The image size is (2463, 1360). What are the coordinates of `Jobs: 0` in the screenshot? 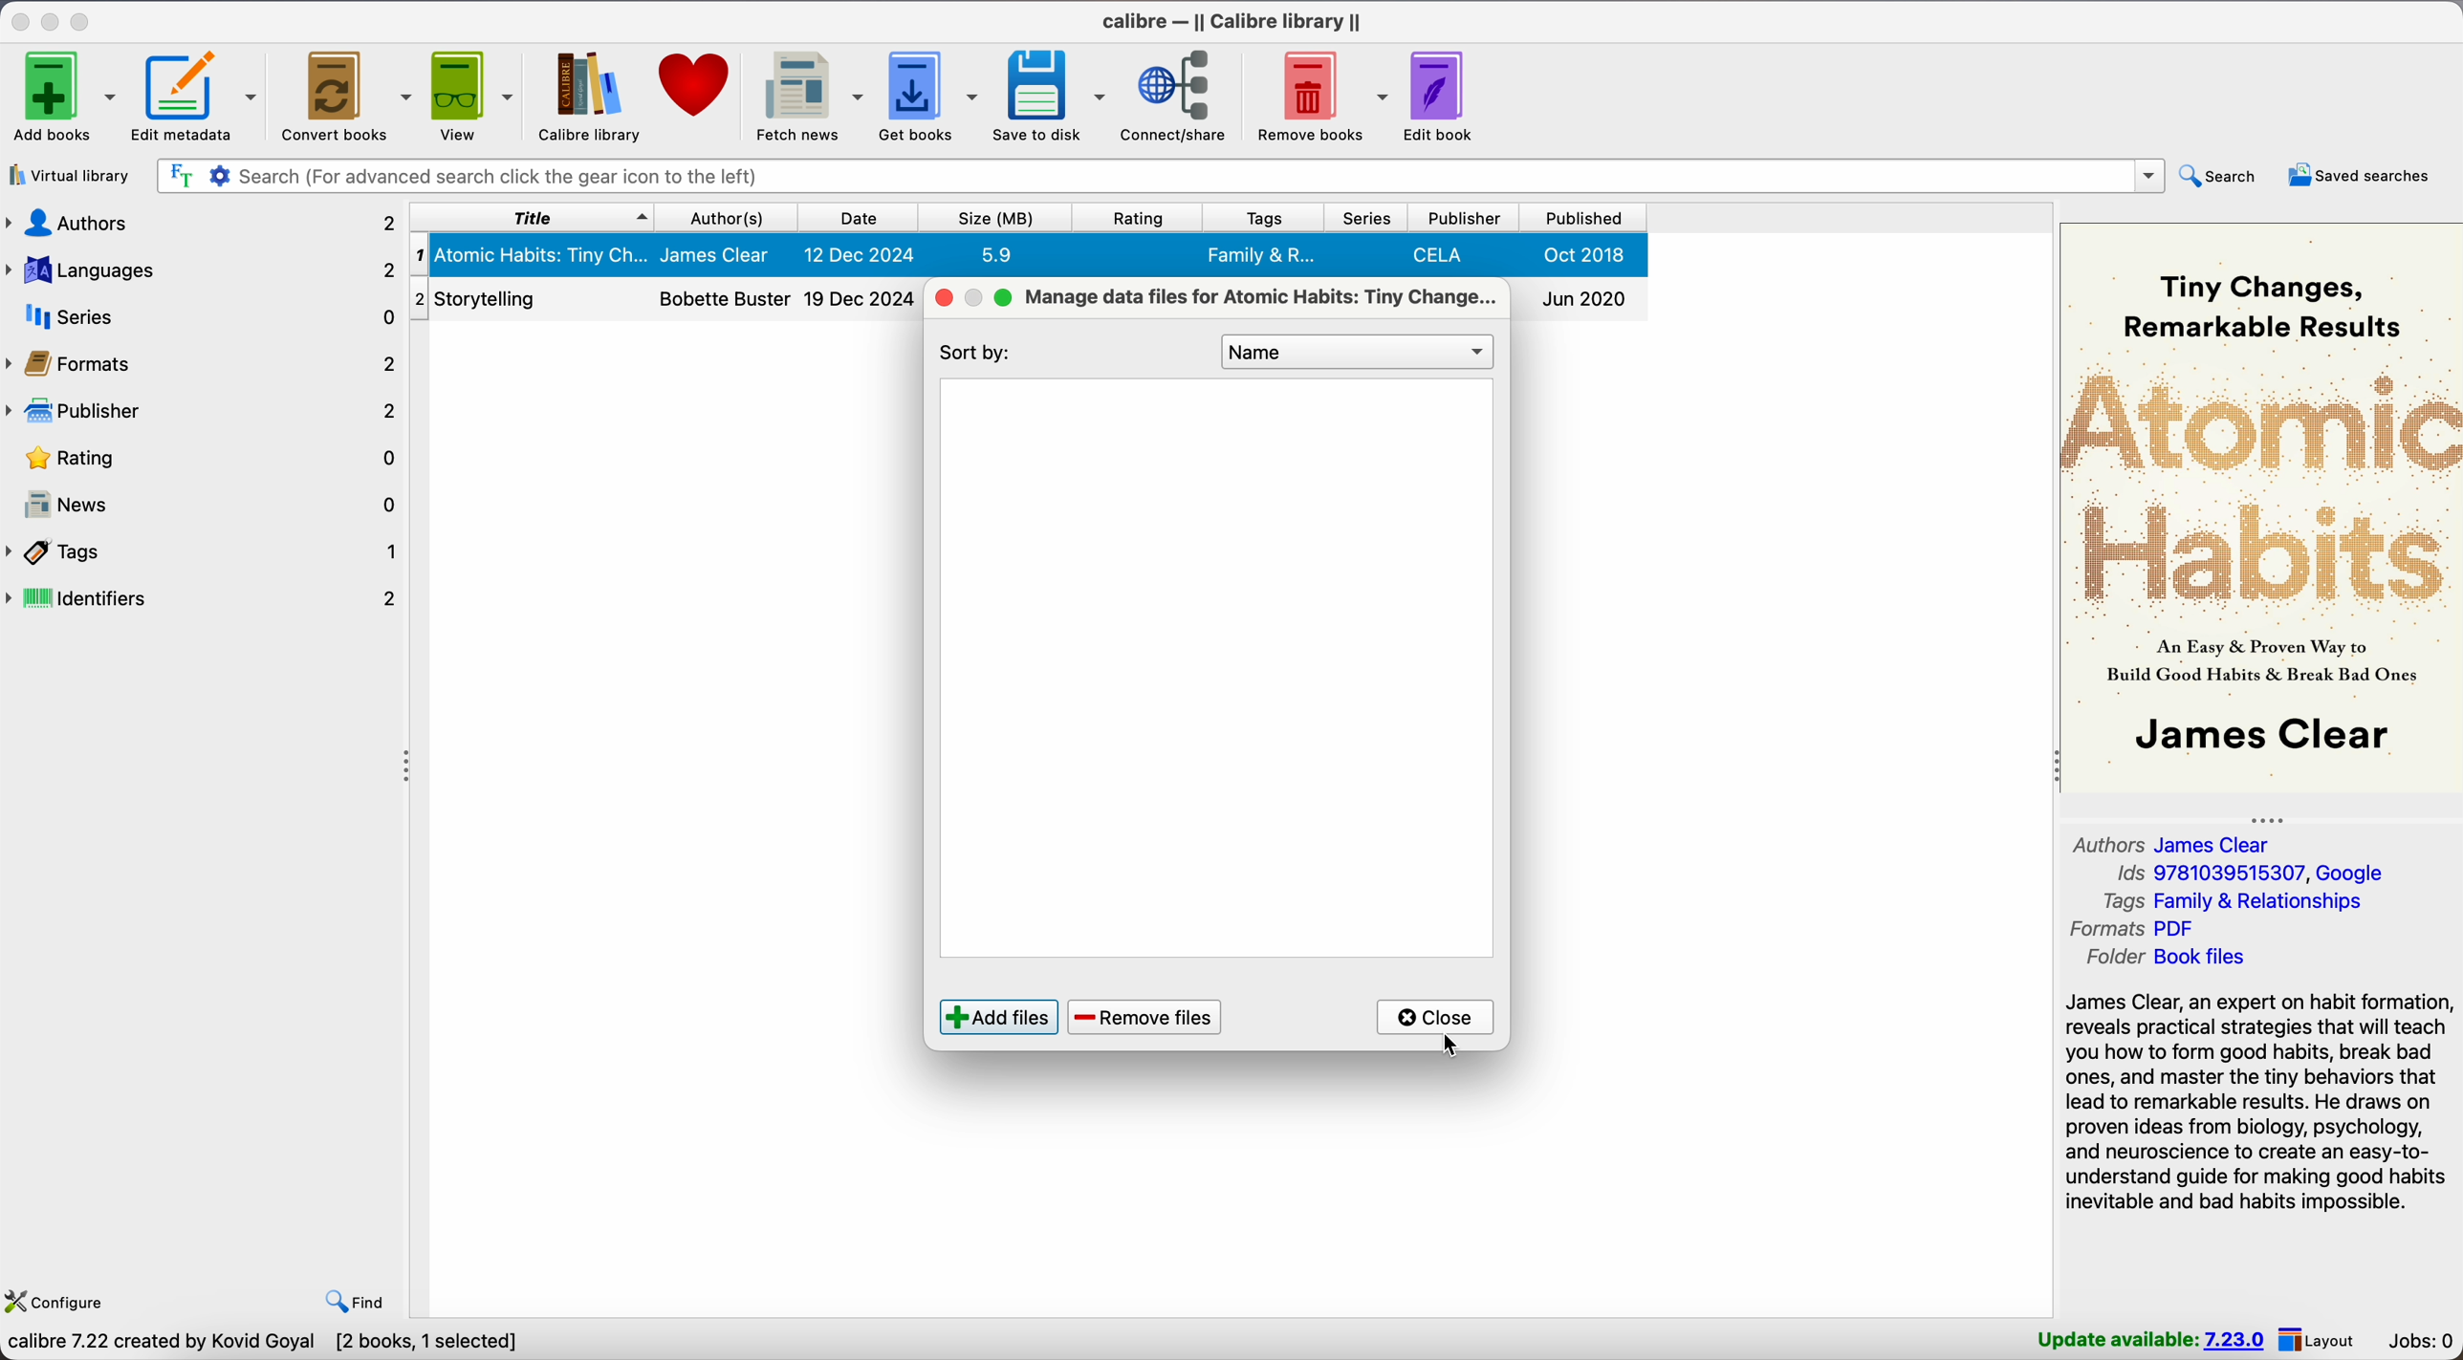 It's located at (2422, 1342).